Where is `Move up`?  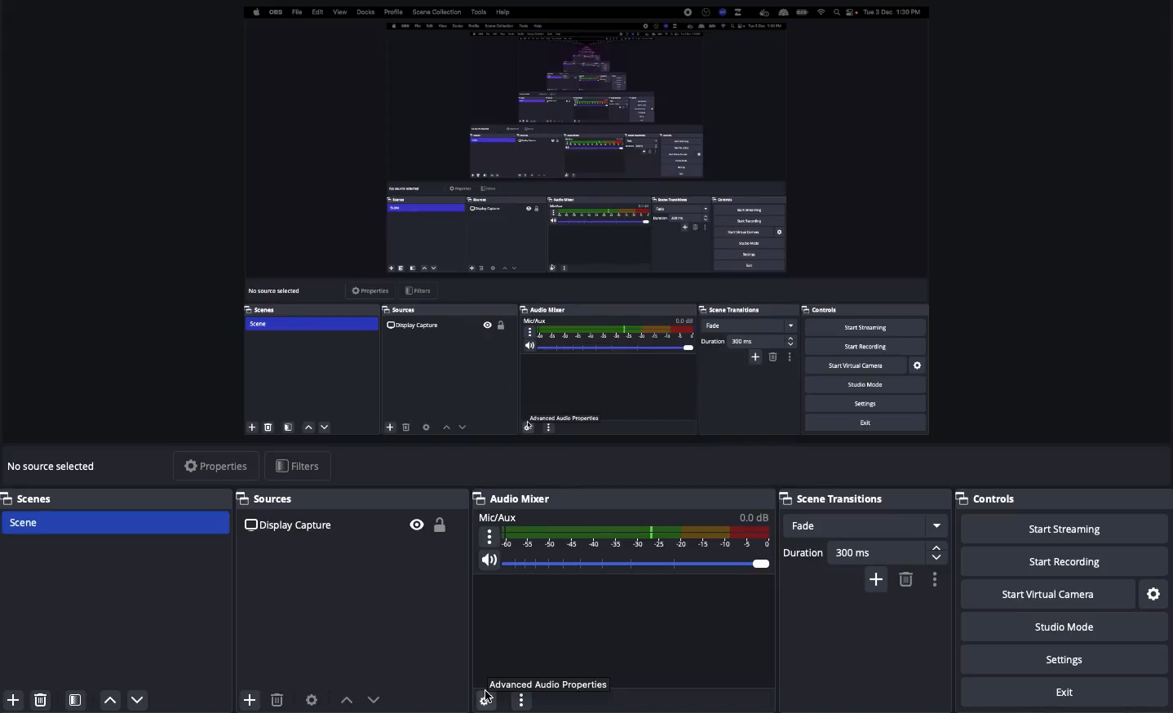
Move up is located at coordinates (348, 702).